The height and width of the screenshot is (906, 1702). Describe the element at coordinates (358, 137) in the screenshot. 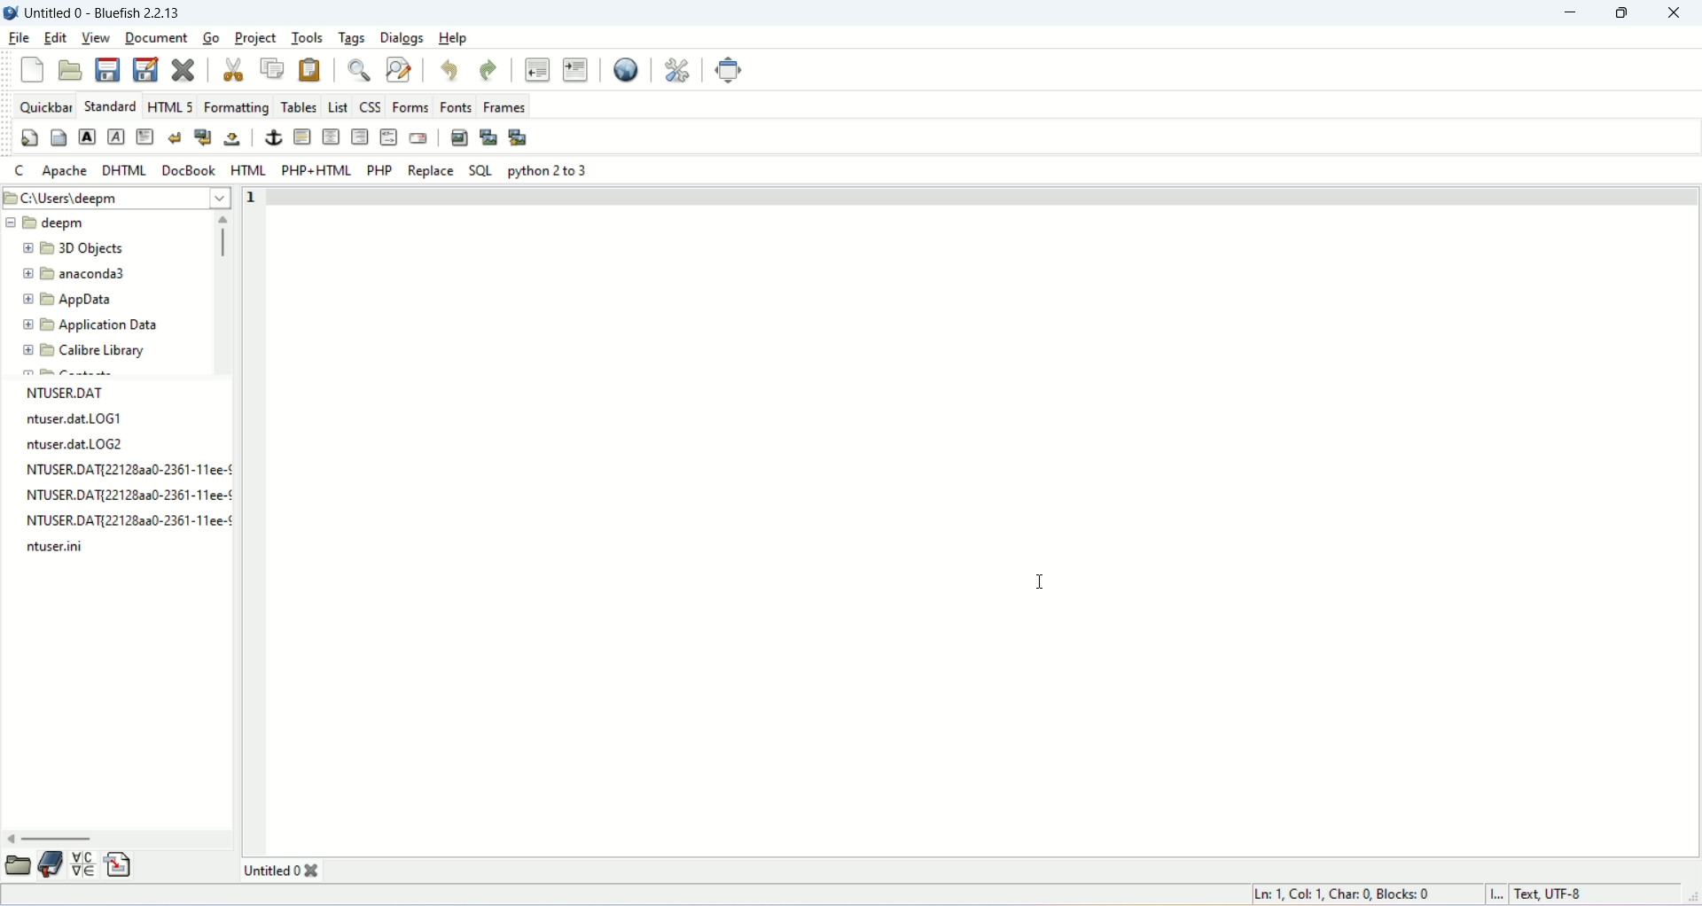

I see `right justify` at that location.